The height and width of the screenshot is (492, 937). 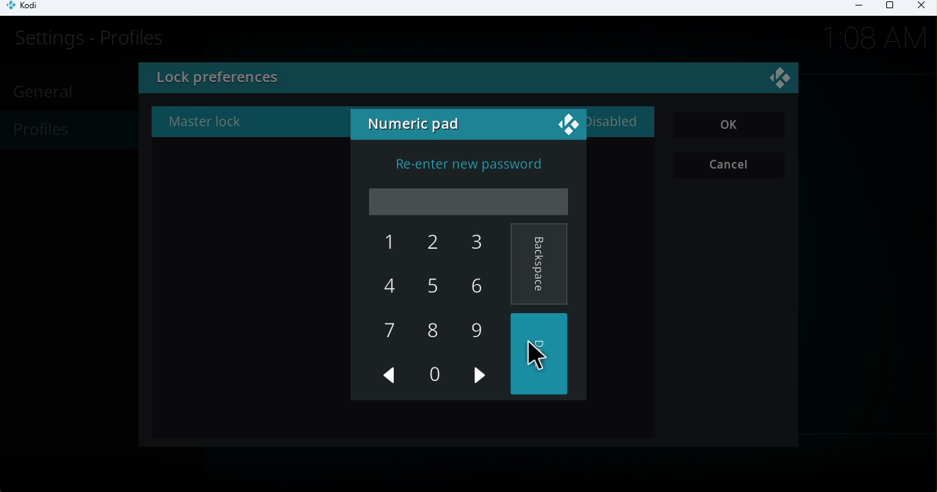 I want to click on Enter password, so click(x=471, y=202).